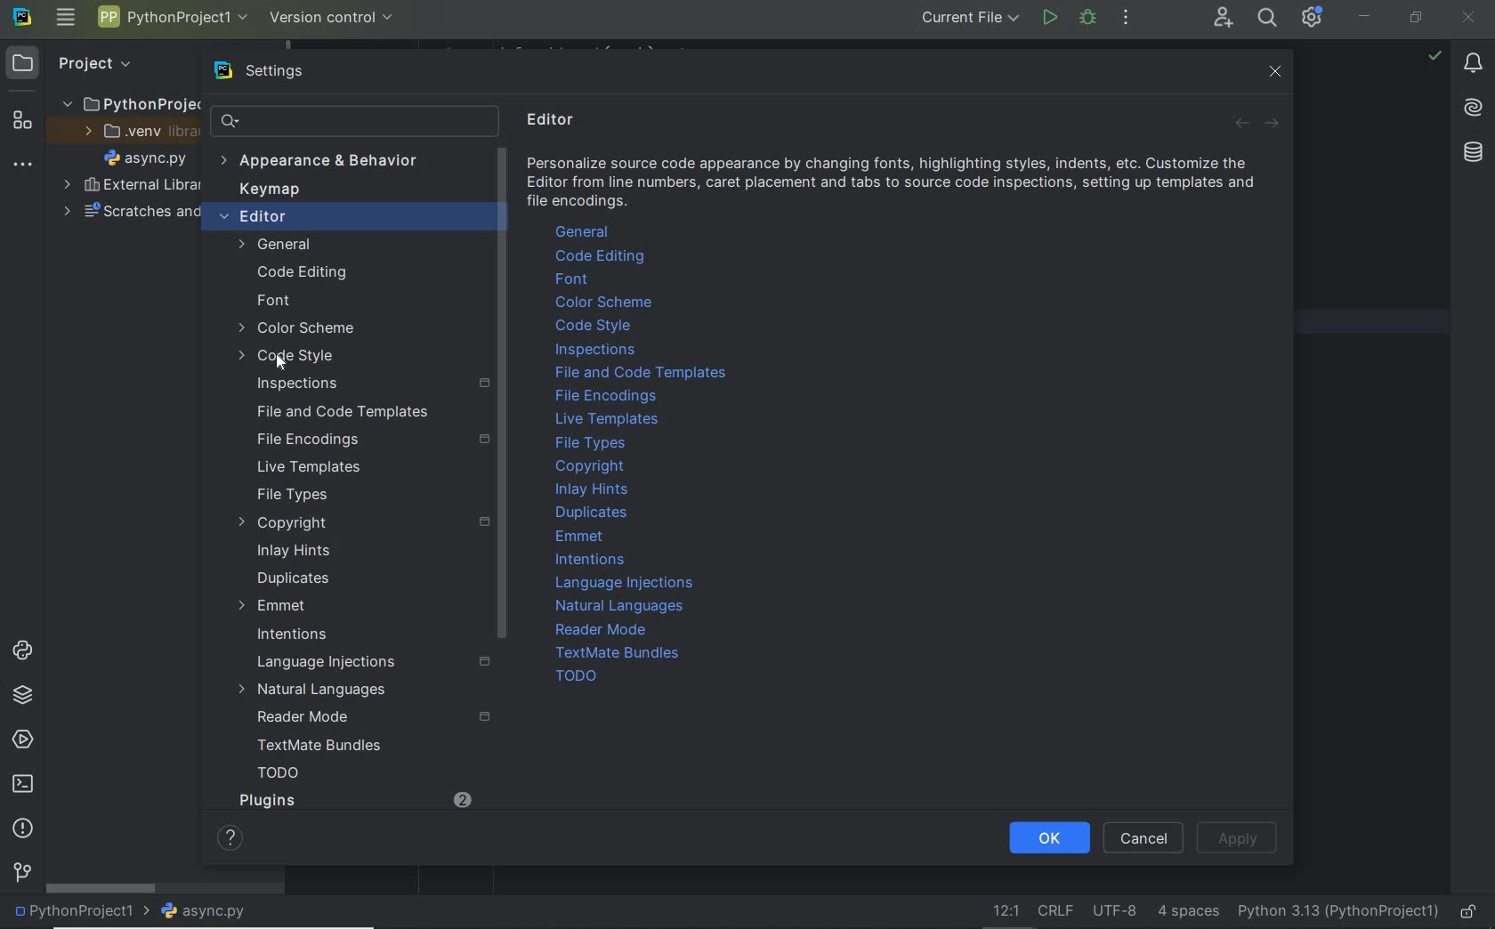 Image resolution: width=1495 pixels, height=929 pixels. I want to click on TextMate Bundles, so click(313, 747).